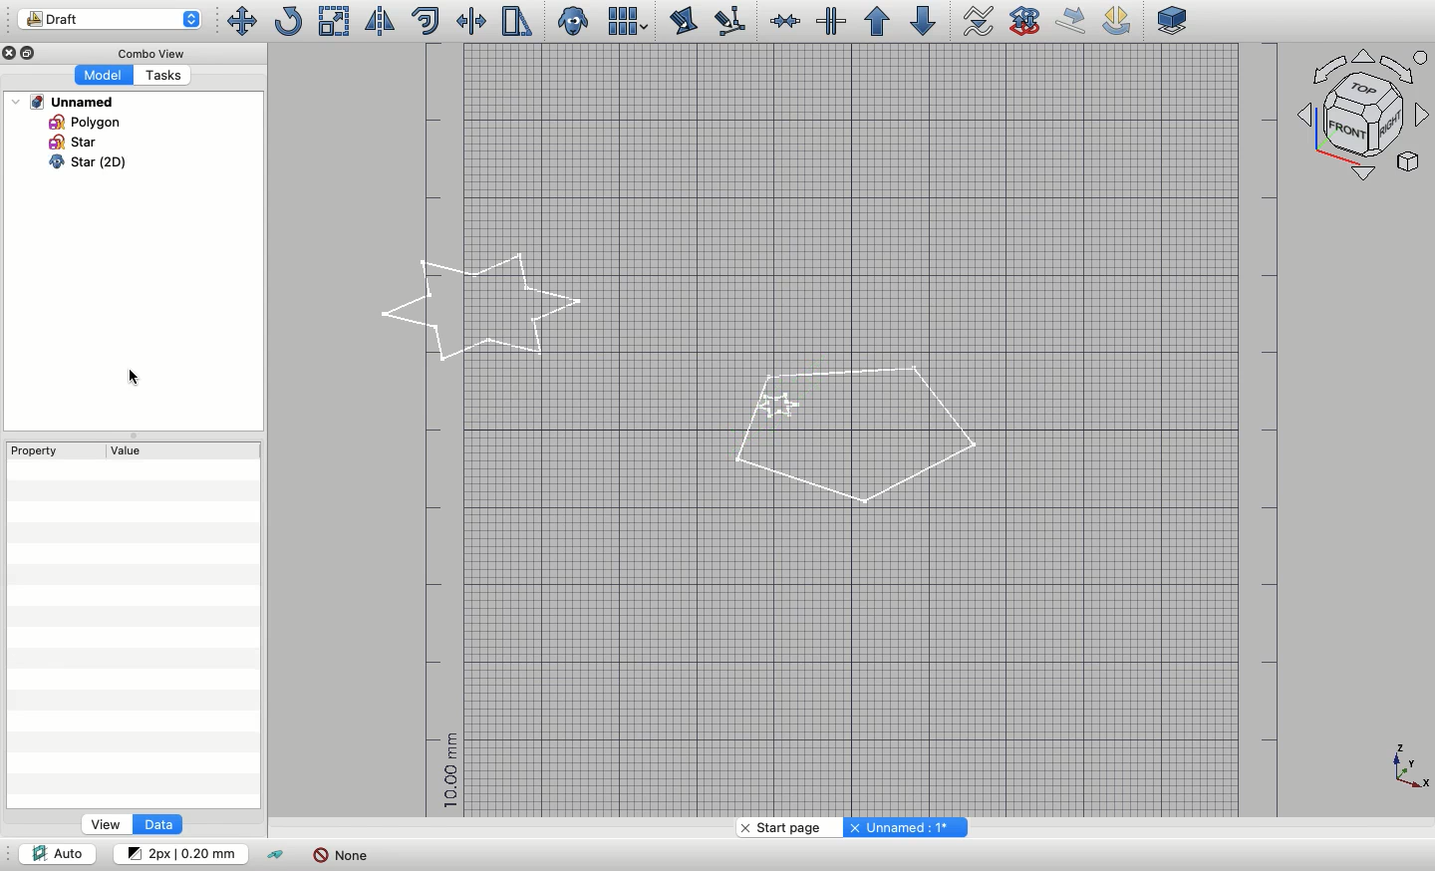 This screenshot has width=1435, height=871. Describe the element at coordinates (64, 102) in the screenshot. I see `Unnamed` at that location.